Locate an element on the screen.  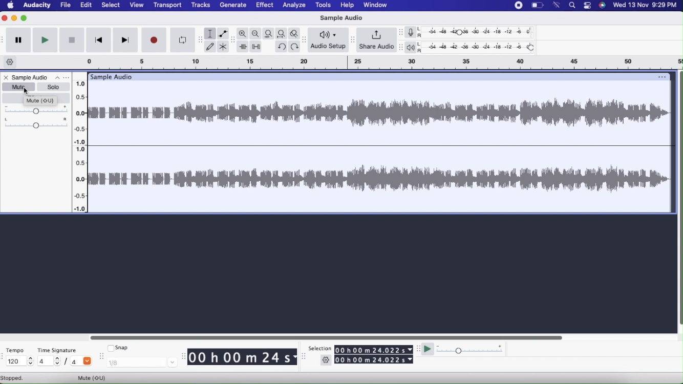
Cursor is located at coordinates (26, 91).